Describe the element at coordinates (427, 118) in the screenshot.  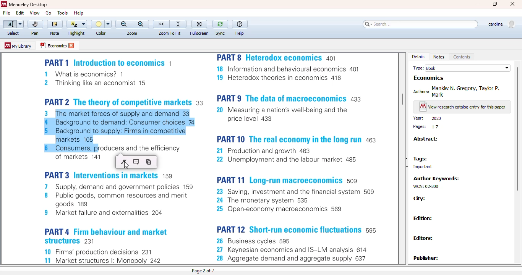
I see `year: 2020` at that location.